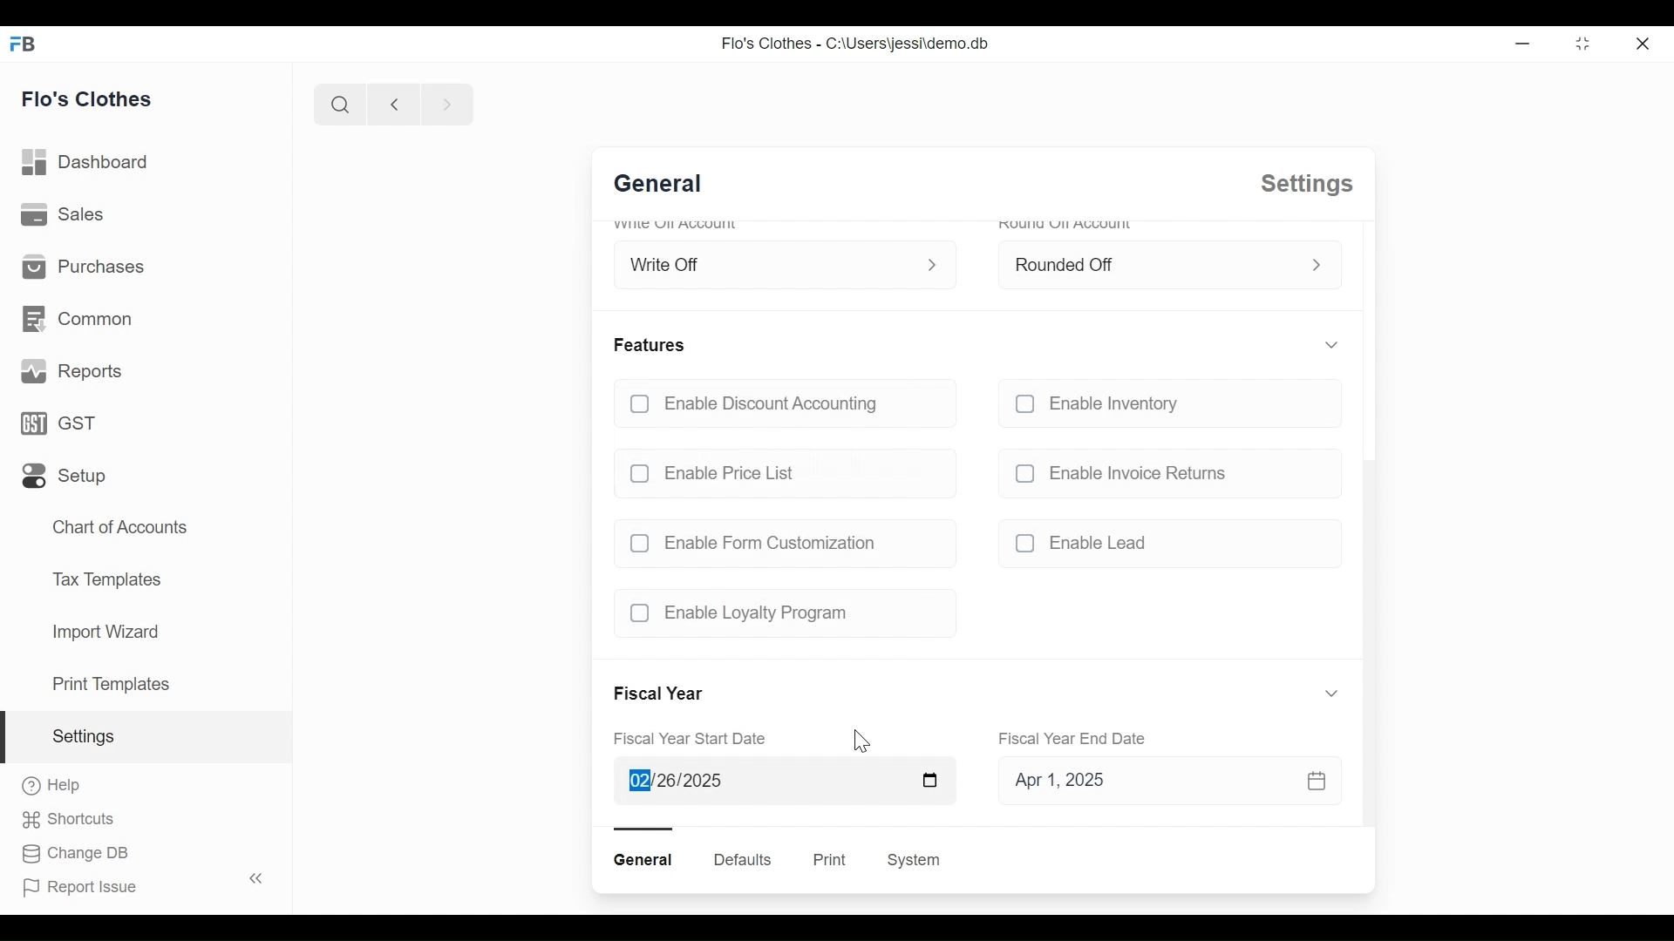 This screenshot has height=941, width=1674. I want to click on Print, so click(827, 860).